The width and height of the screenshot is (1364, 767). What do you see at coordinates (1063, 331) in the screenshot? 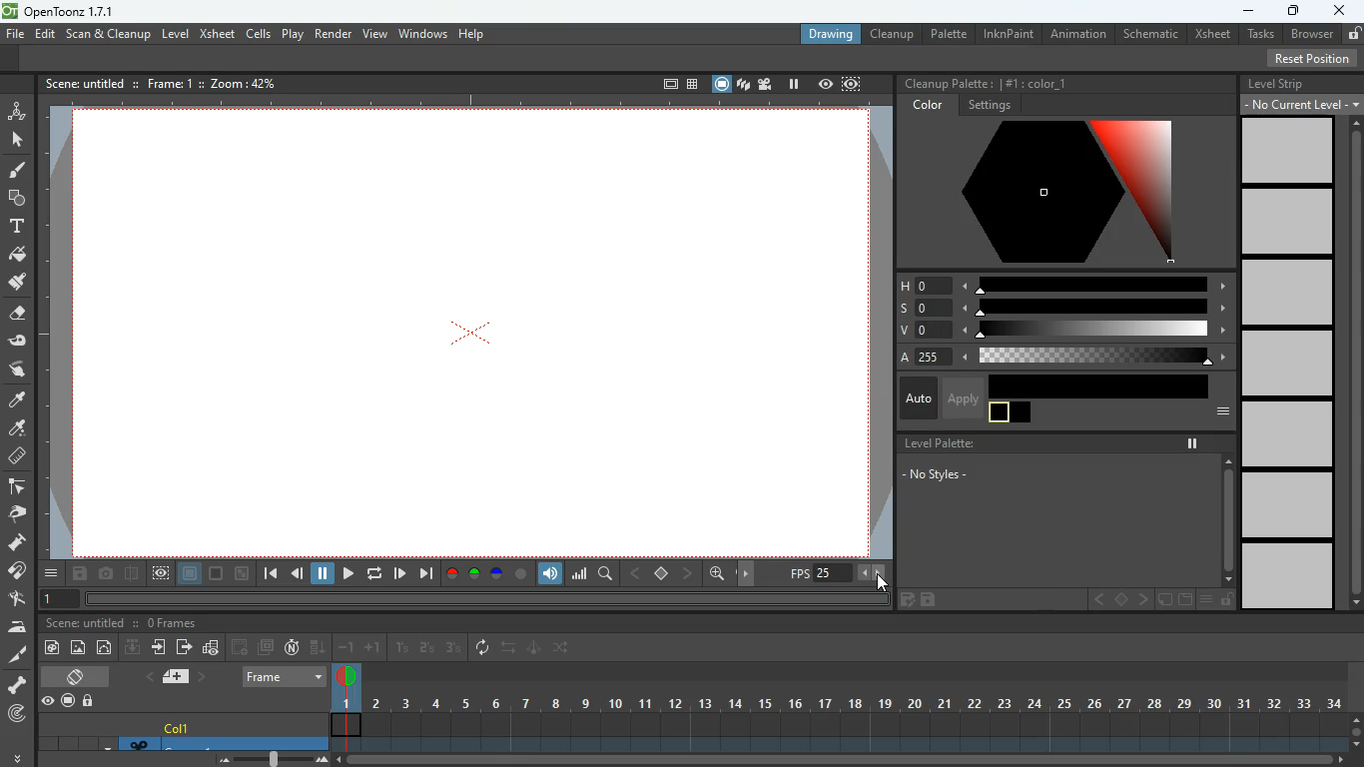
I see `v` at bounding box center [1063, 331].